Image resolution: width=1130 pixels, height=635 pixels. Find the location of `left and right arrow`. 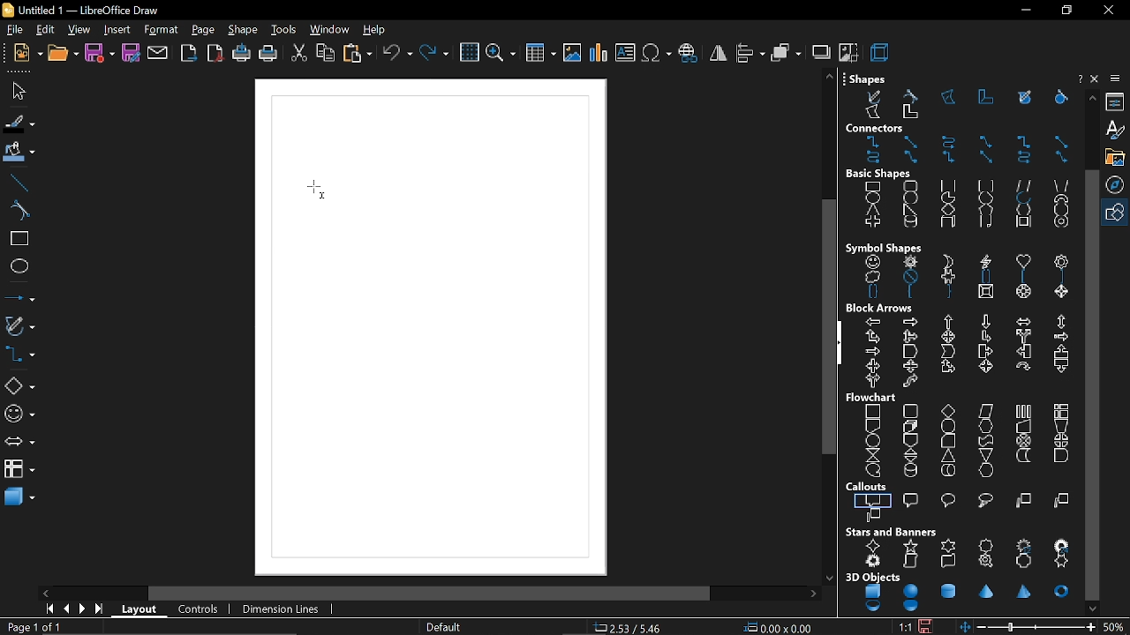

left and right arrow is located at coordinates (1021, 321).